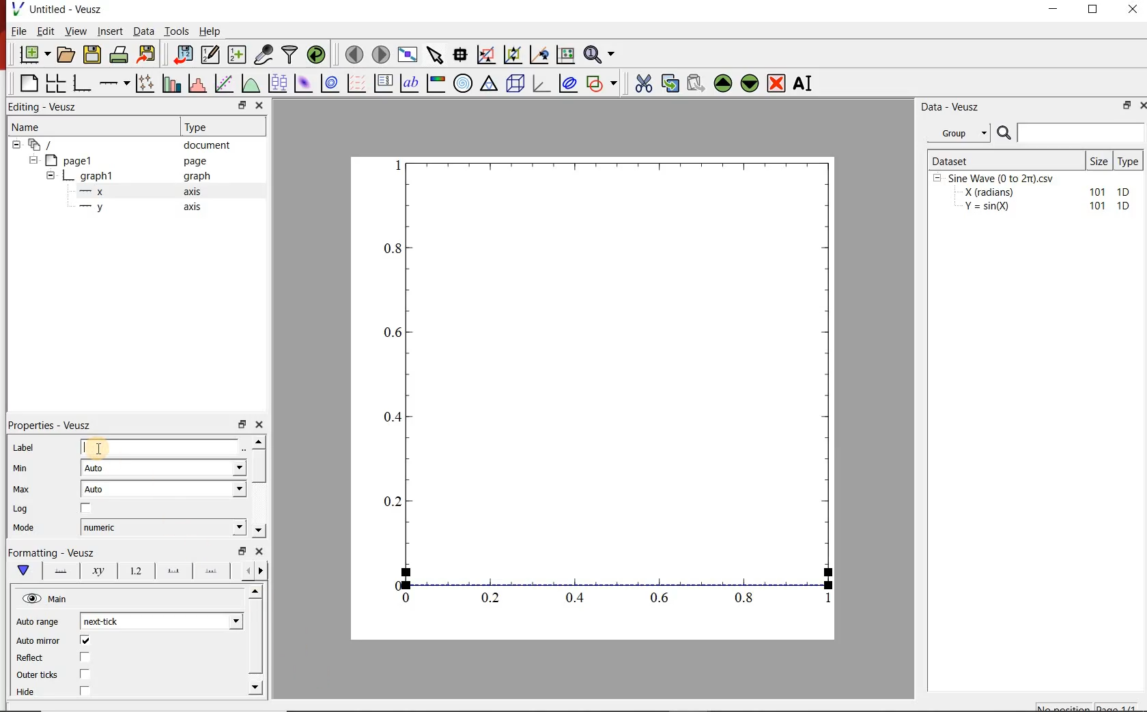  I want to click on Up, so click(255, 592).